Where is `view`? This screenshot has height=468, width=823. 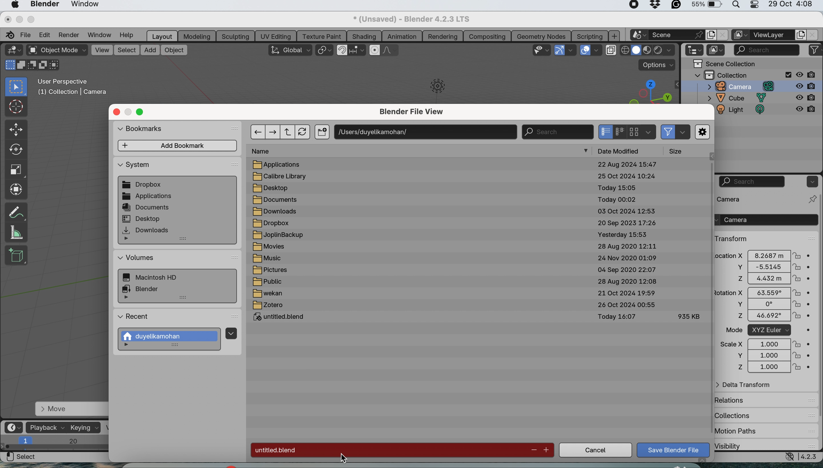
view is located at coordinates (102, 50).